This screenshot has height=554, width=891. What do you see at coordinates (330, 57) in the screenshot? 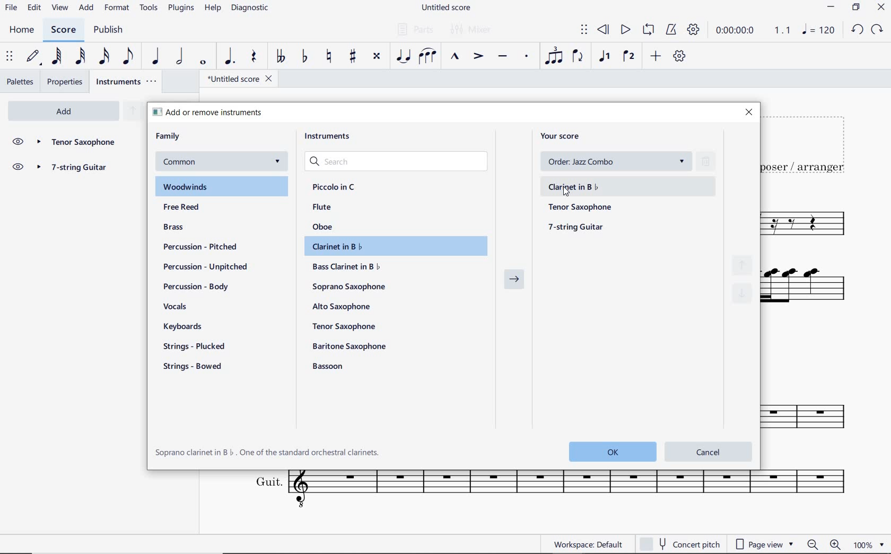
I see `TOGGLE NATURAL` at bounding box center [330, 57].